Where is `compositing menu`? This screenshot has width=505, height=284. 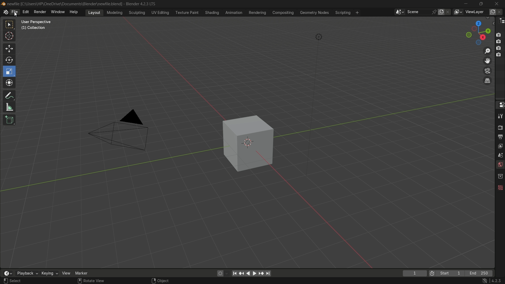
compositing menu is located at coordinates (284, 12).